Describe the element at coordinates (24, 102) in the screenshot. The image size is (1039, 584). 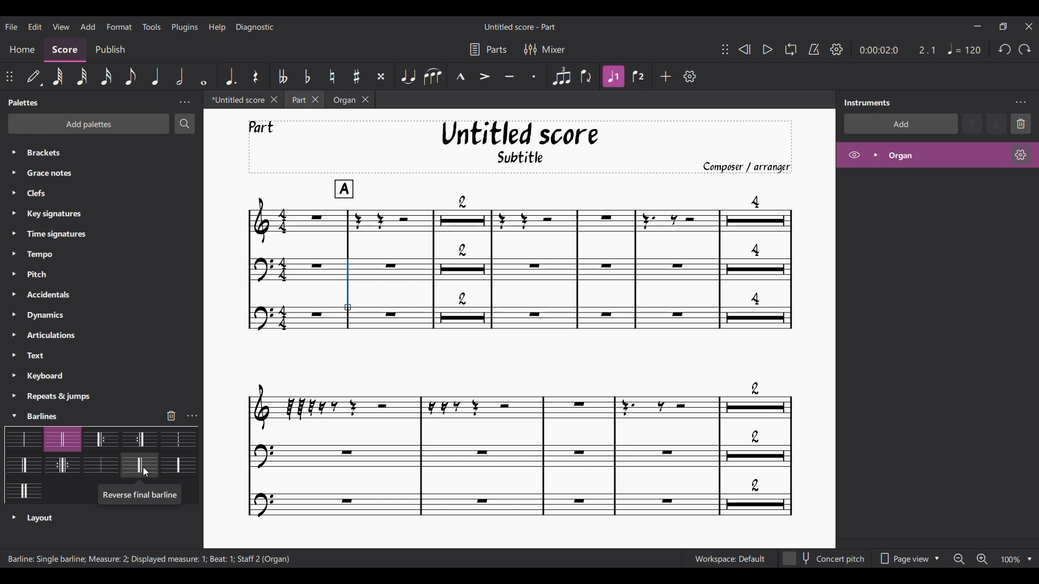
I see `Panel title` at that location.